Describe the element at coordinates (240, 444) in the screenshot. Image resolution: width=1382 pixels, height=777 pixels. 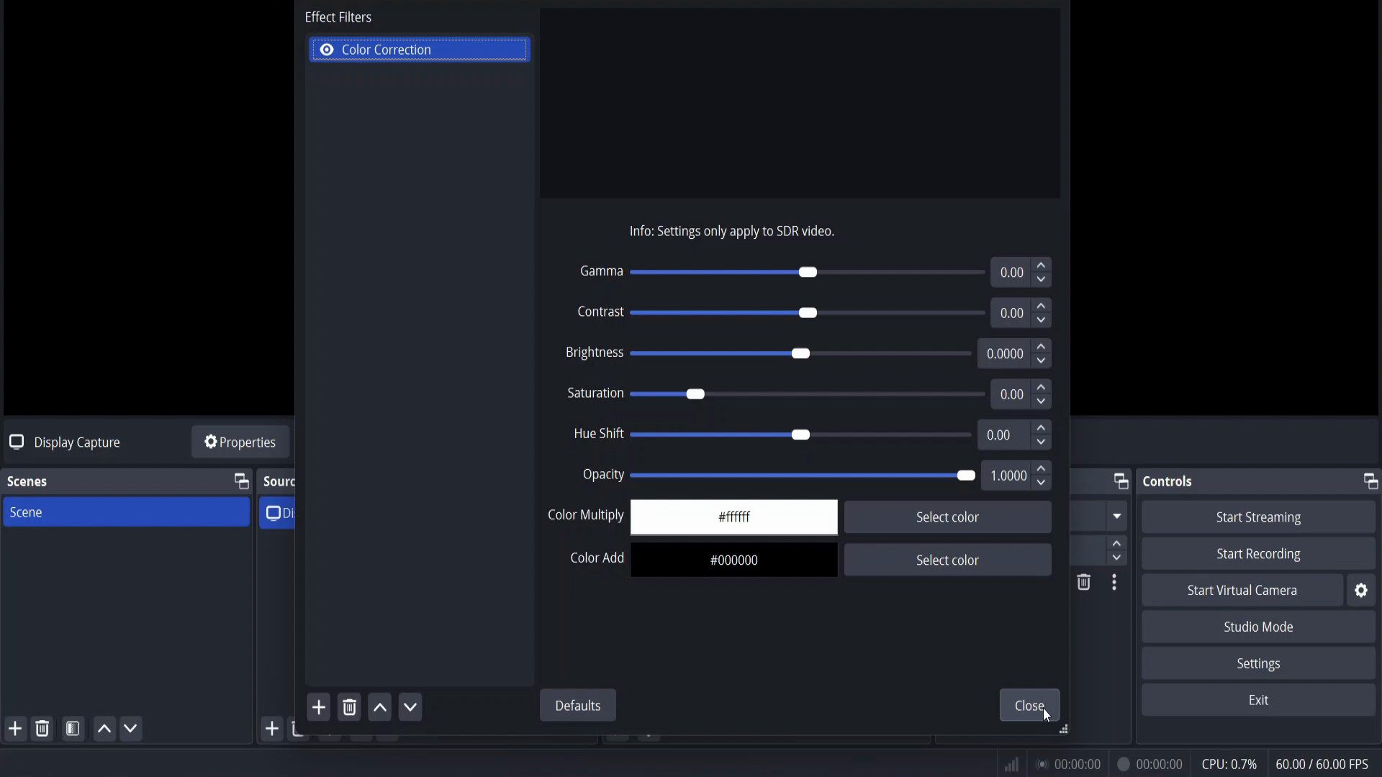
I see `source properties` at that location.